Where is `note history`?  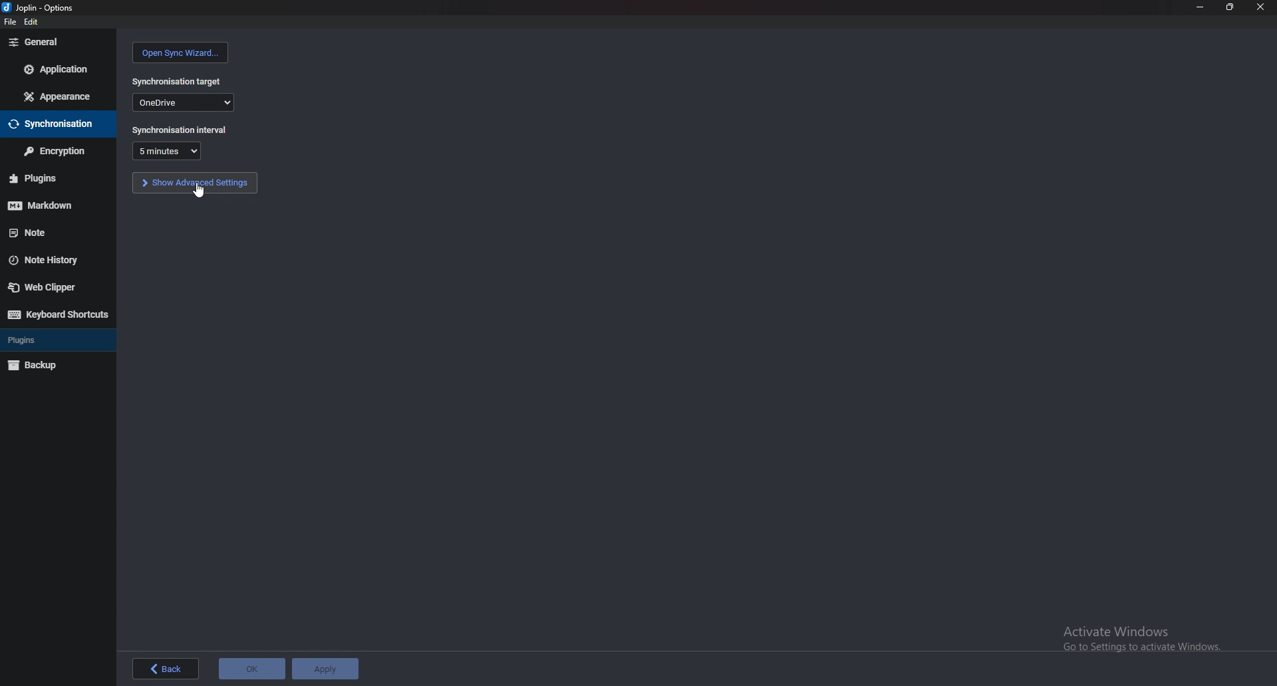
note history is located at coordinates (49, 261).